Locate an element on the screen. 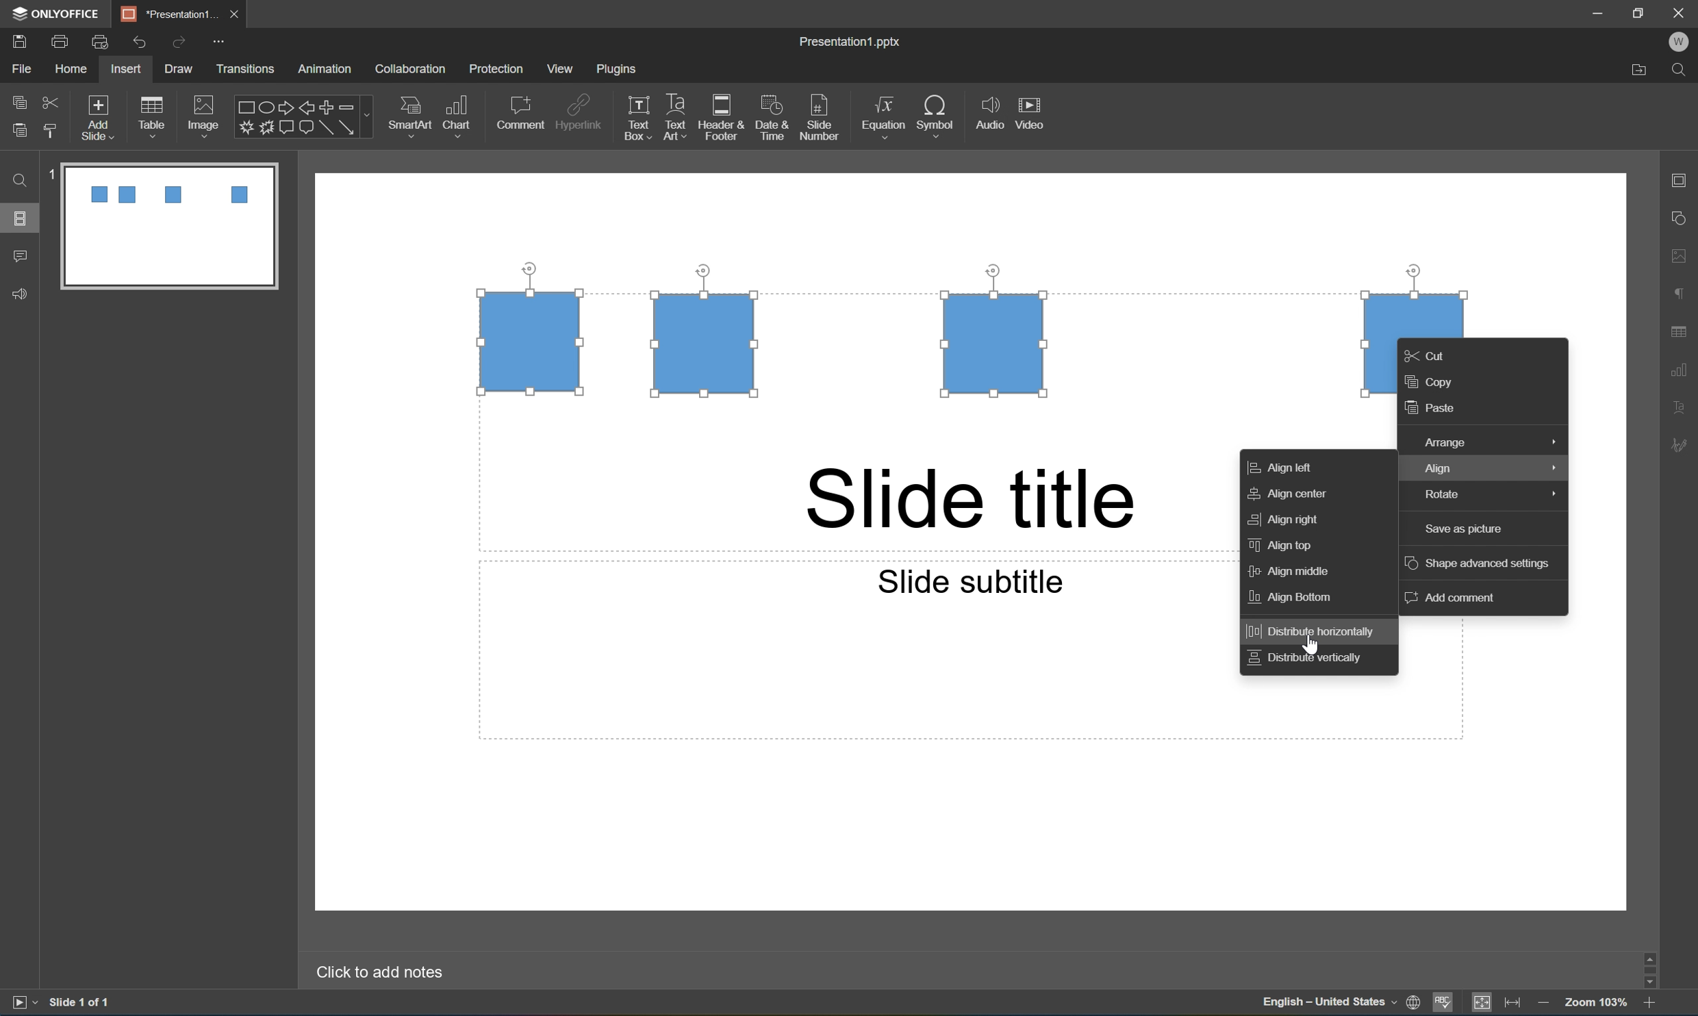  copy is located at coordinates (1437, 383).